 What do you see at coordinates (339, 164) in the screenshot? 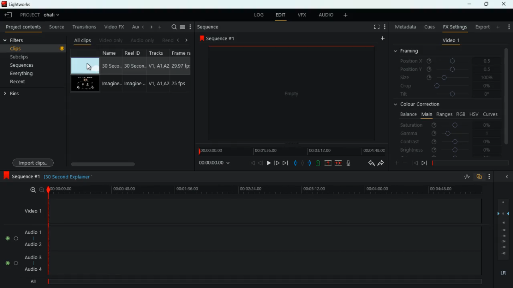
I see `merge` at bounding box center [339, 164].